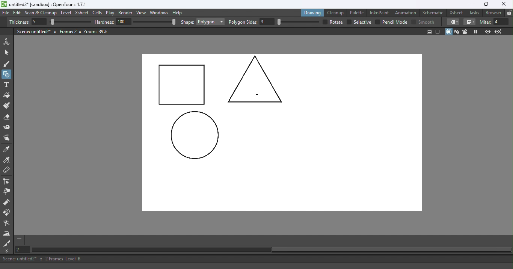 This screenshot has height=269, width=513. What do you see at coordinates (487, 32) in the screenshot?
I see `Preview` at bounding box center [487, 32].